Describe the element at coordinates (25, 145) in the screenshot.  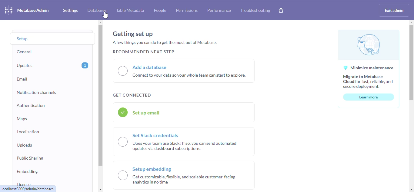
I see `uploads` at that location.